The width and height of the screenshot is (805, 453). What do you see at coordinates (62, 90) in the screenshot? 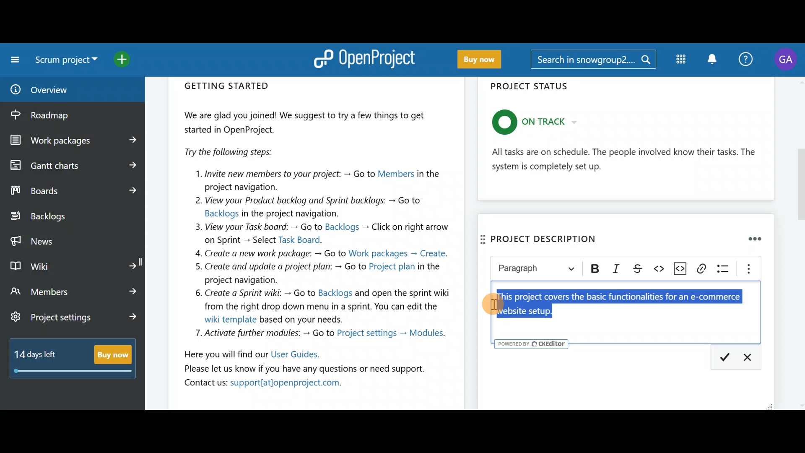
I see `Overview` at bounding box center [62, 90].